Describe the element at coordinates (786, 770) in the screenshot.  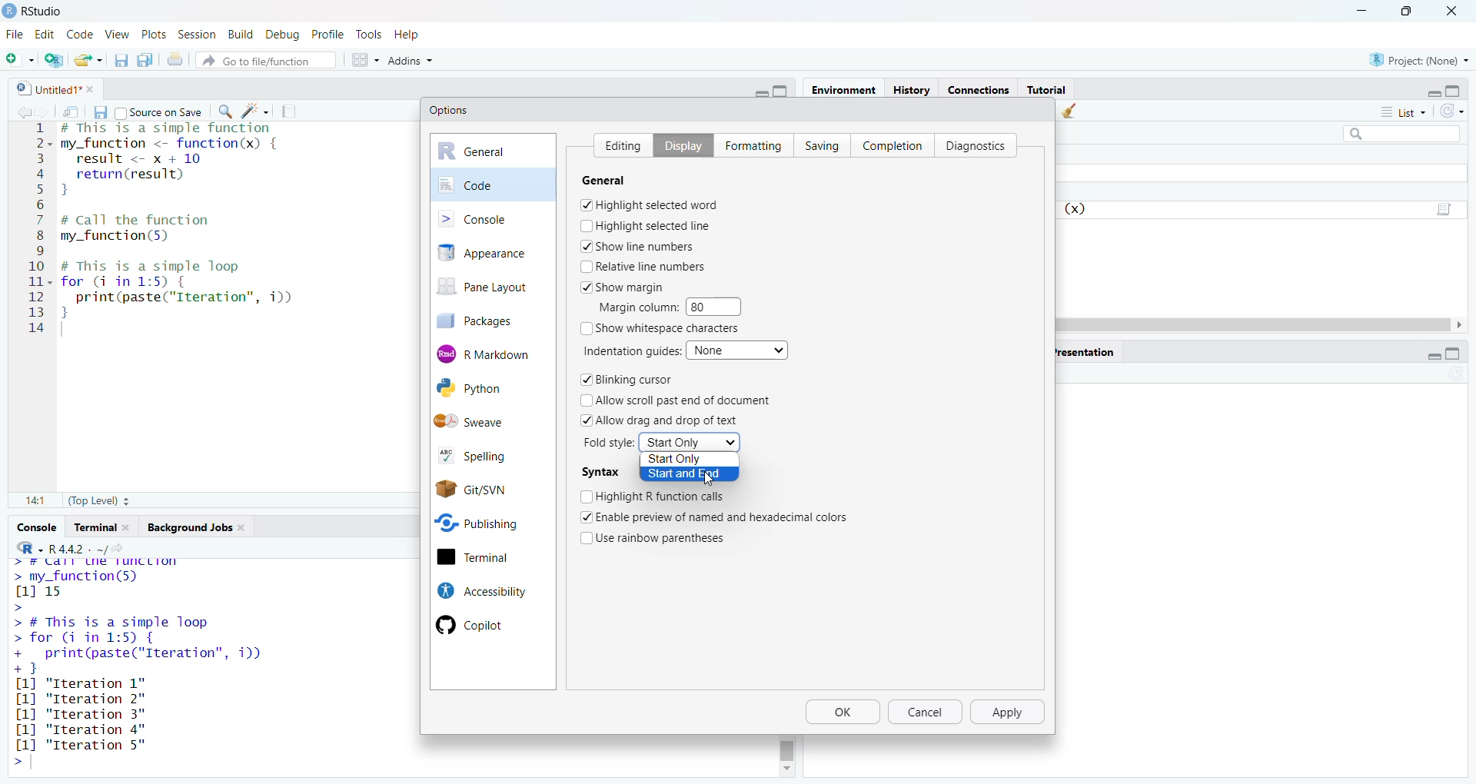
I see `move down` at that location.